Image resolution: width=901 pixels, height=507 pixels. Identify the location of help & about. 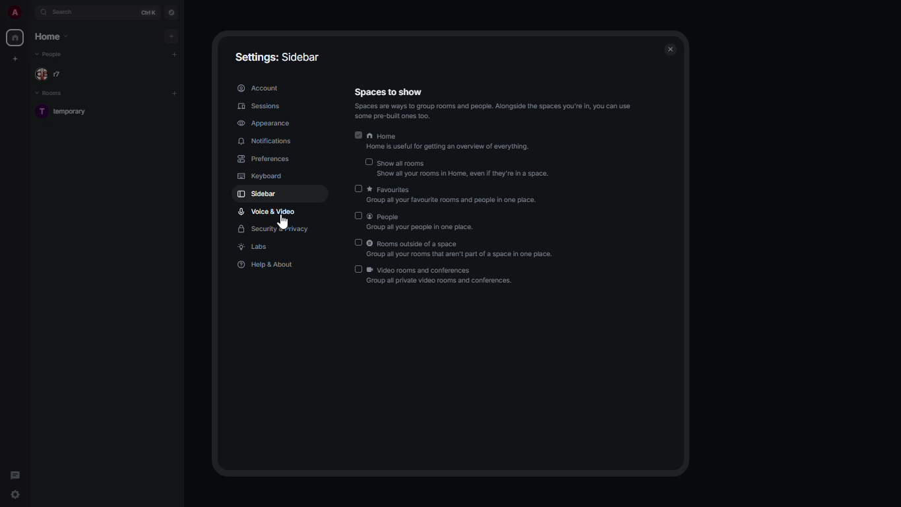
(266, 265).